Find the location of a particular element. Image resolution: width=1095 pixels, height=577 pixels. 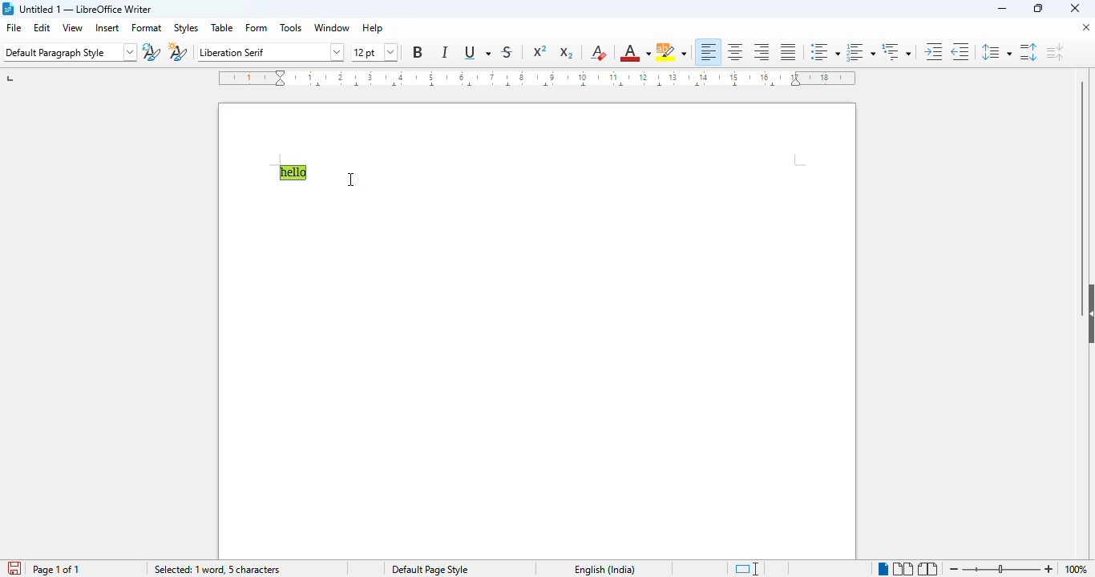

bold is located at coordinates (418, 52).